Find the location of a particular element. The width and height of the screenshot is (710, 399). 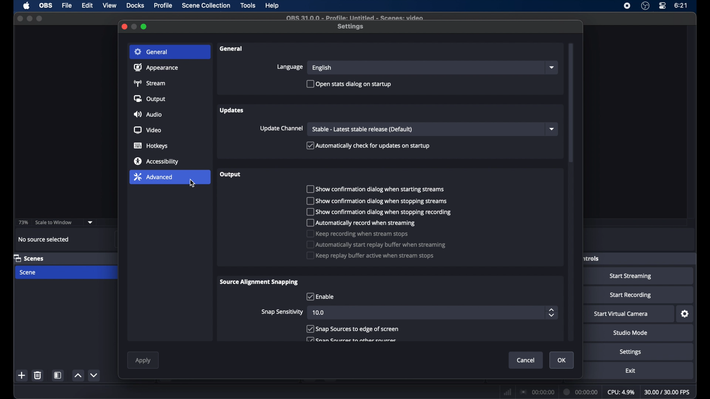

settings is located at coordinates (351, 27).